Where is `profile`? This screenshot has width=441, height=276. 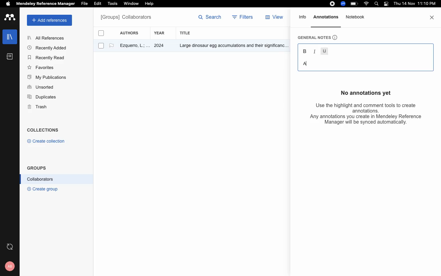 profile is located at coordinates (11, 266).